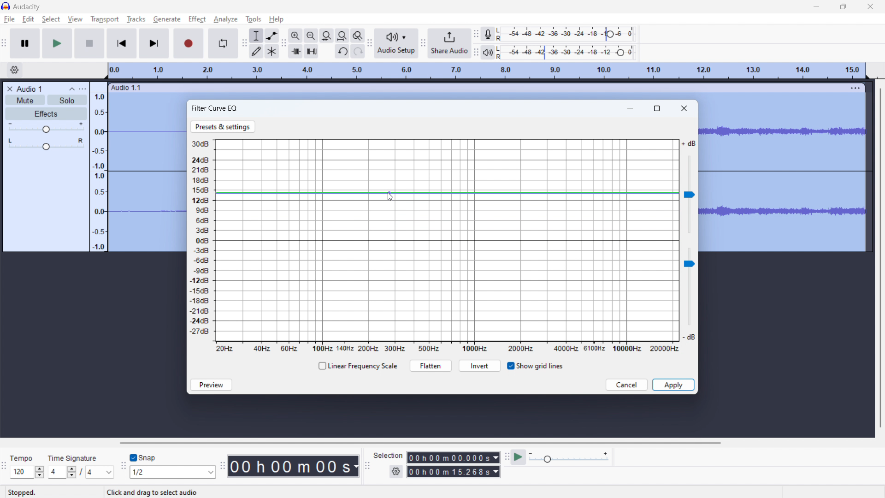 The width and height of the screenshot is (885, 498). I want to click on invert, so click(480, 366).